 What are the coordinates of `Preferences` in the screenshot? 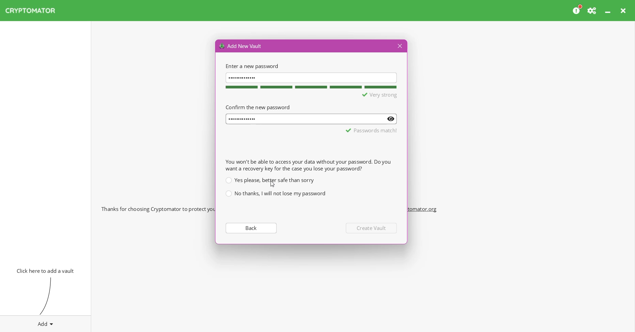 It's located at (592, 11).